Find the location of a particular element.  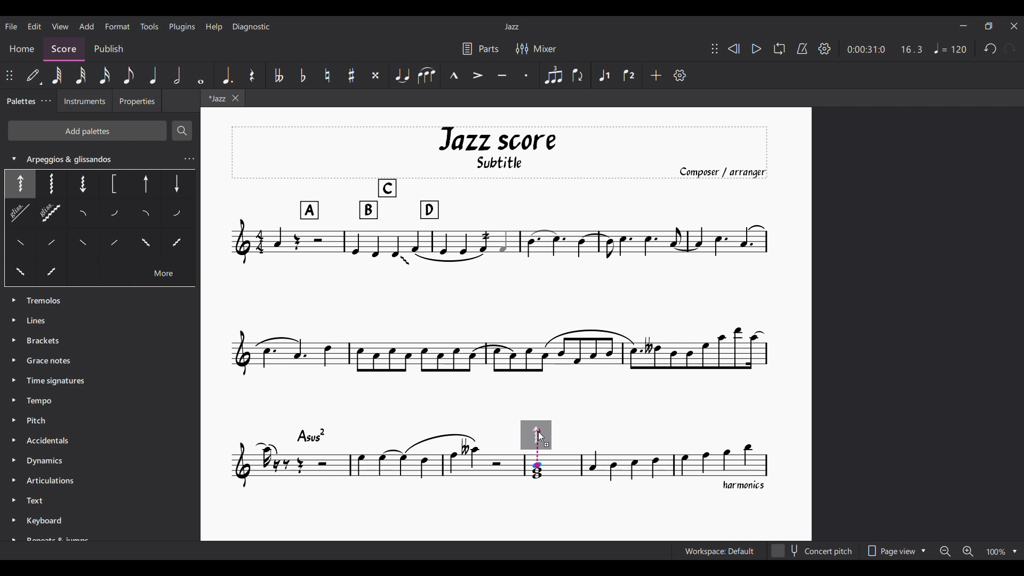

Slur is located at coordinates (426, 76).